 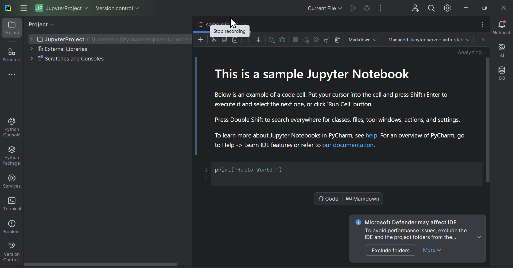 What do you see at coordinates (382, 7) in the screenshot?
I see `More actions` at bounding box center [382, 7].